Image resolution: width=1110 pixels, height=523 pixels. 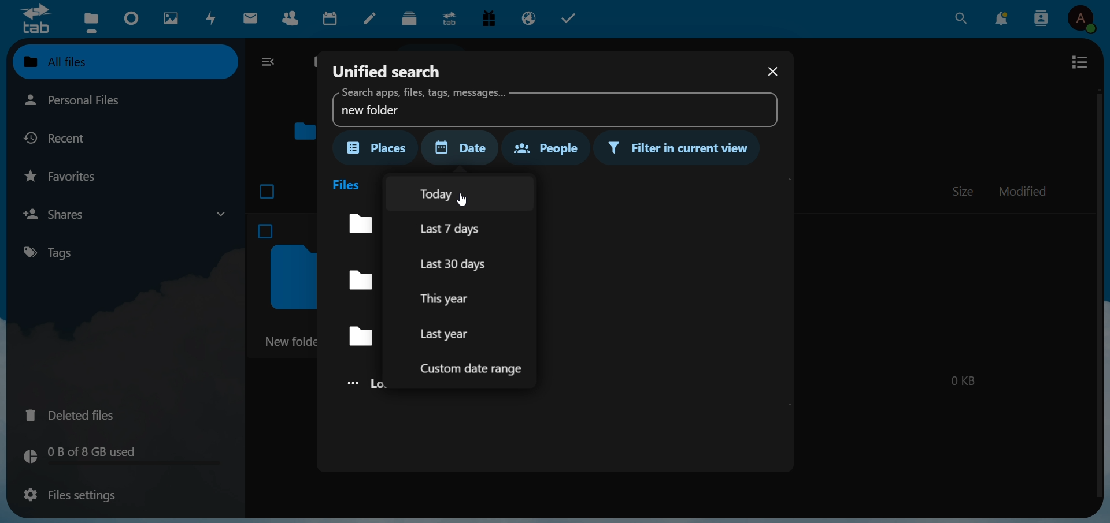 I want to click on all files, so click(x=123, y=61).